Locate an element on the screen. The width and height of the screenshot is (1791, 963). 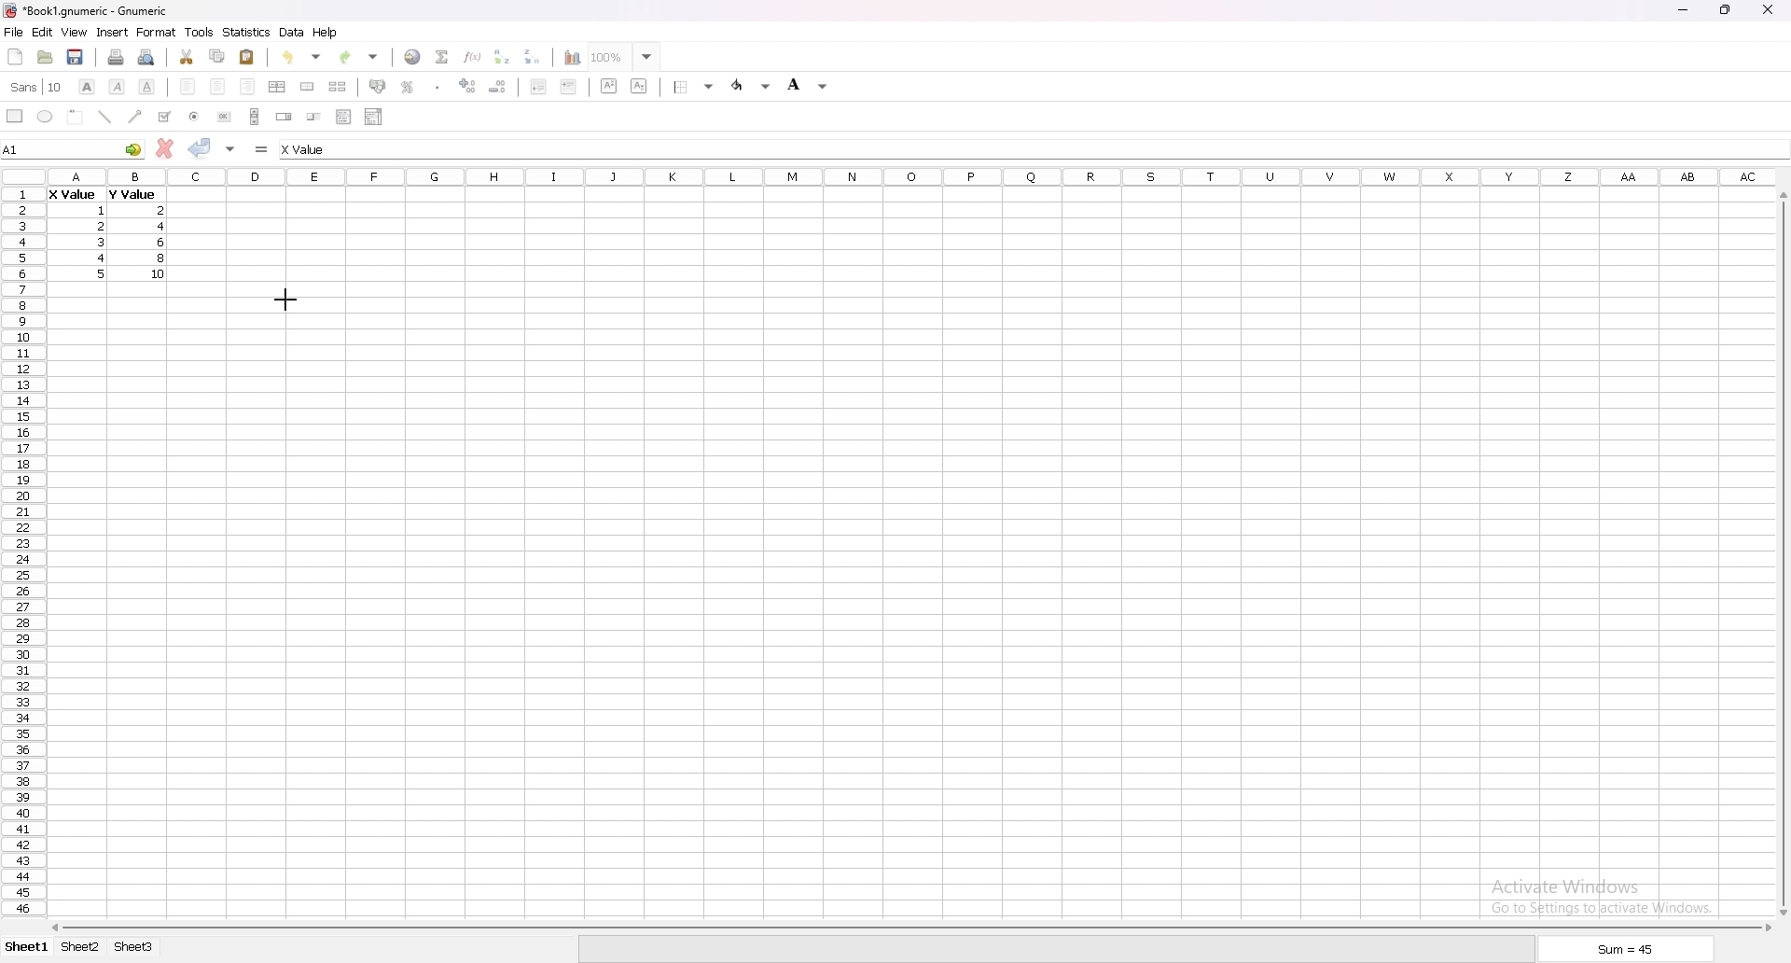
help is located at coordinates (326, 32).